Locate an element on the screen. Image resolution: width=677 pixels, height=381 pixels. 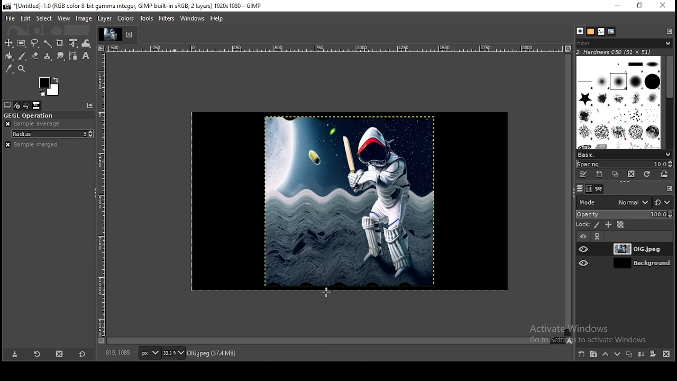
device status is located at coordinates (17, 106).